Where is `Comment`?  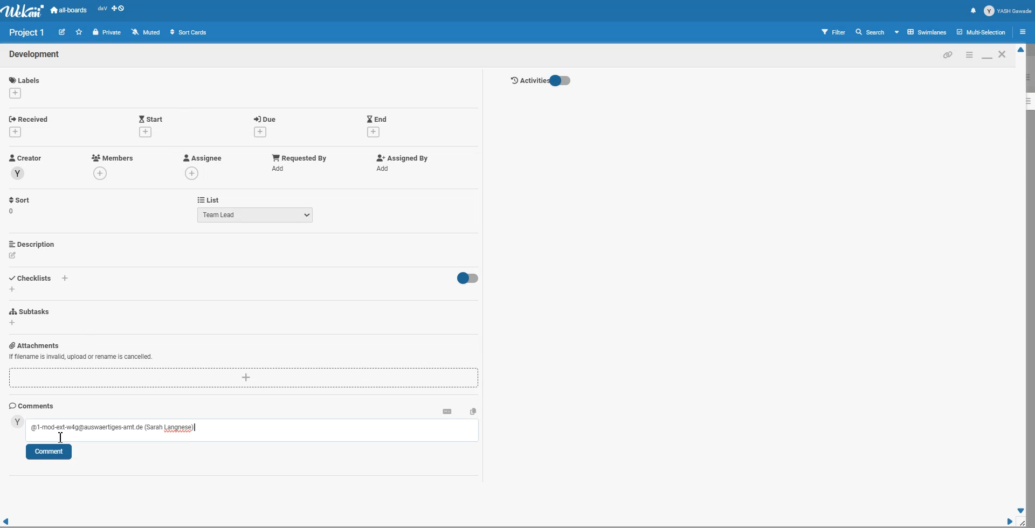
Comment is located at coordinates (49, 452).